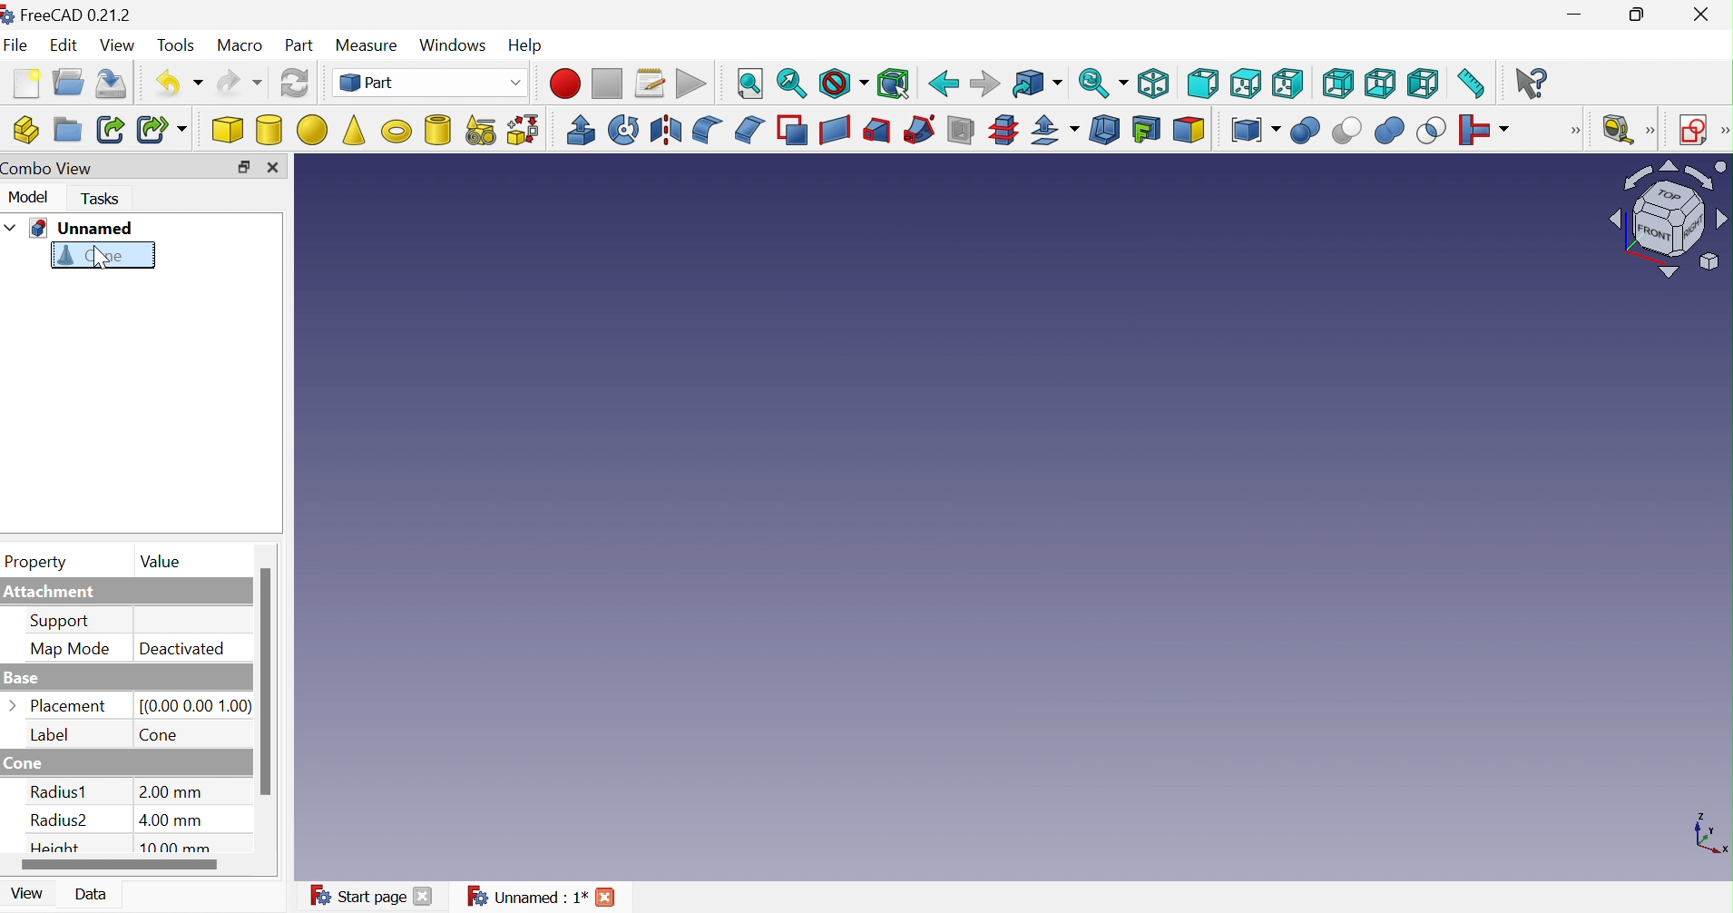  I want to click on File, so click(16, 45).